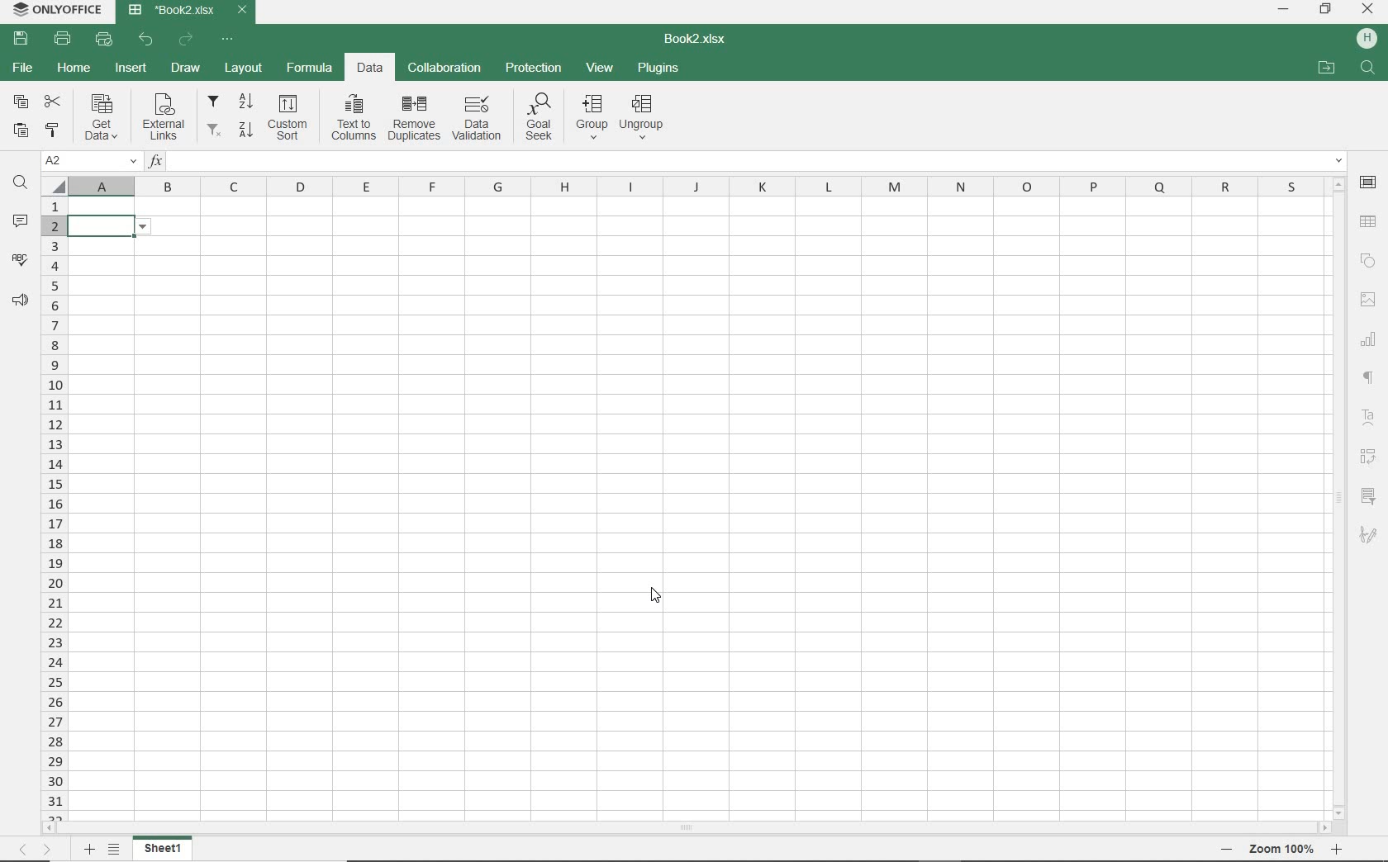 The image size is (1388, 862). I want to click on SHEET 1, so click(164, 849).